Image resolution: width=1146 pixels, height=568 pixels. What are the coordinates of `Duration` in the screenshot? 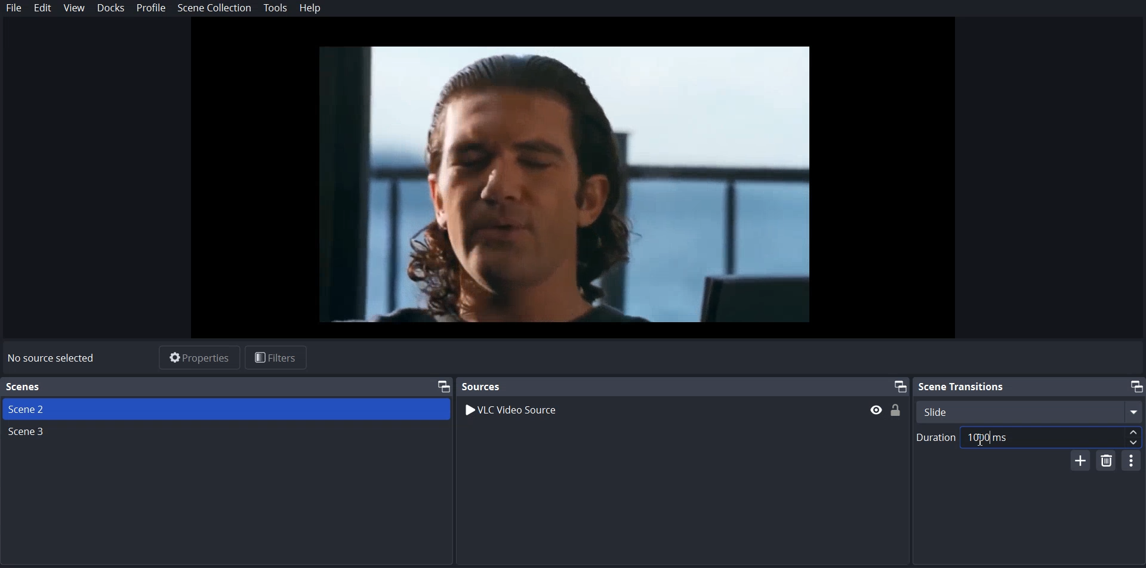 It's located at (1028, 439).